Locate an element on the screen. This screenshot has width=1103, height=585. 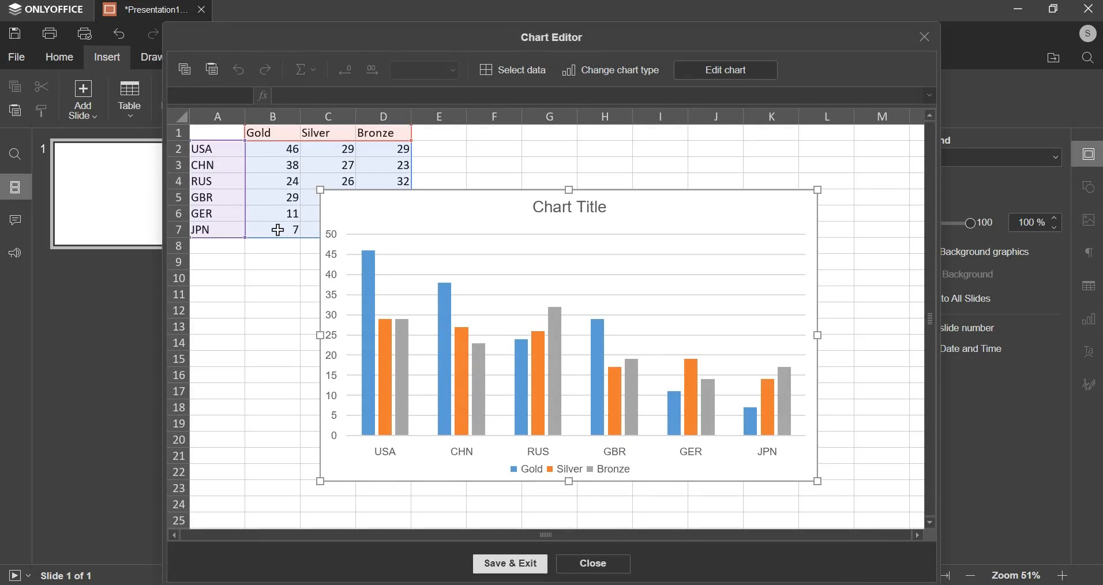
equation is located at coordinates (306, 69).